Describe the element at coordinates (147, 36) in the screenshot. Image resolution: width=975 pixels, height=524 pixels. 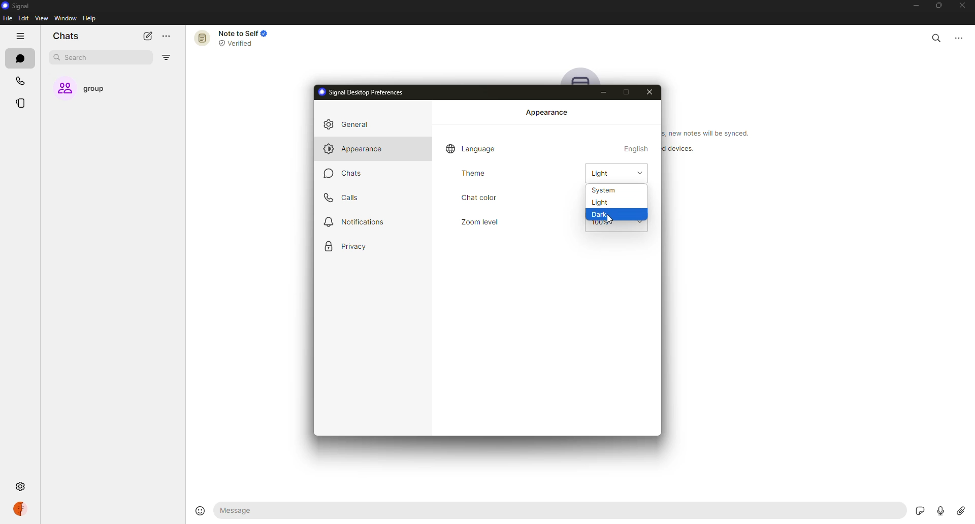
I see `new chat` at that location.